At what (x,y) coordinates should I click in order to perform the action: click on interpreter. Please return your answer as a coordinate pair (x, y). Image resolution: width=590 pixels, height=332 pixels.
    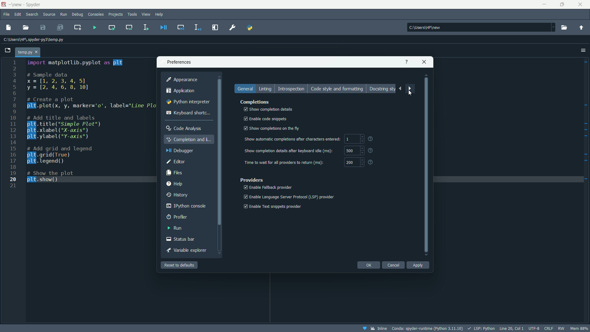
    Looking at the image, I should click on (427, 329).